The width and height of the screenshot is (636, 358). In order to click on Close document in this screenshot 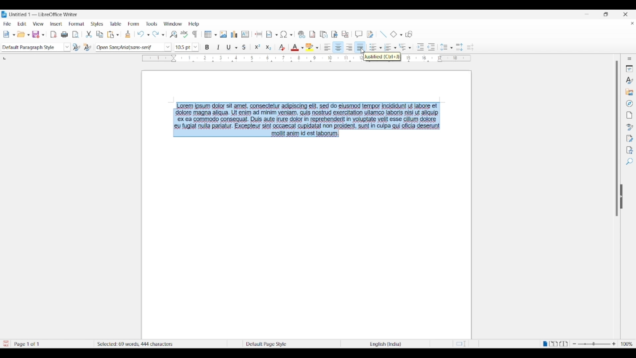, I will do `click(632, 23)`.